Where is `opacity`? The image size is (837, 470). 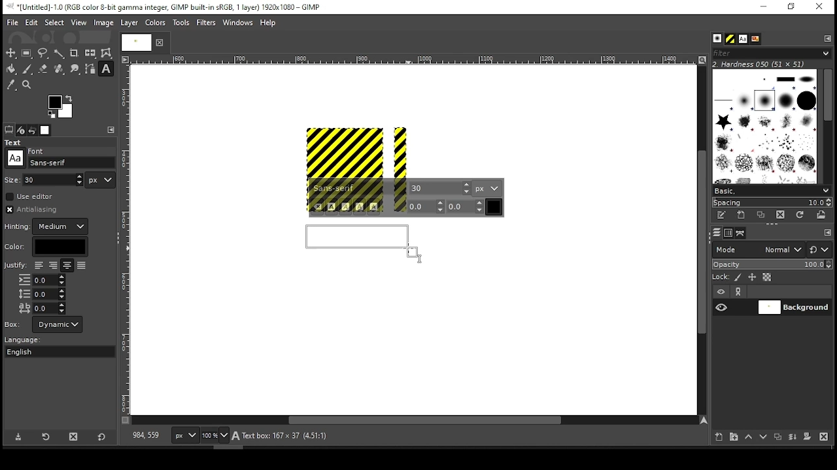
opacity is located at coordinates (771, 266).